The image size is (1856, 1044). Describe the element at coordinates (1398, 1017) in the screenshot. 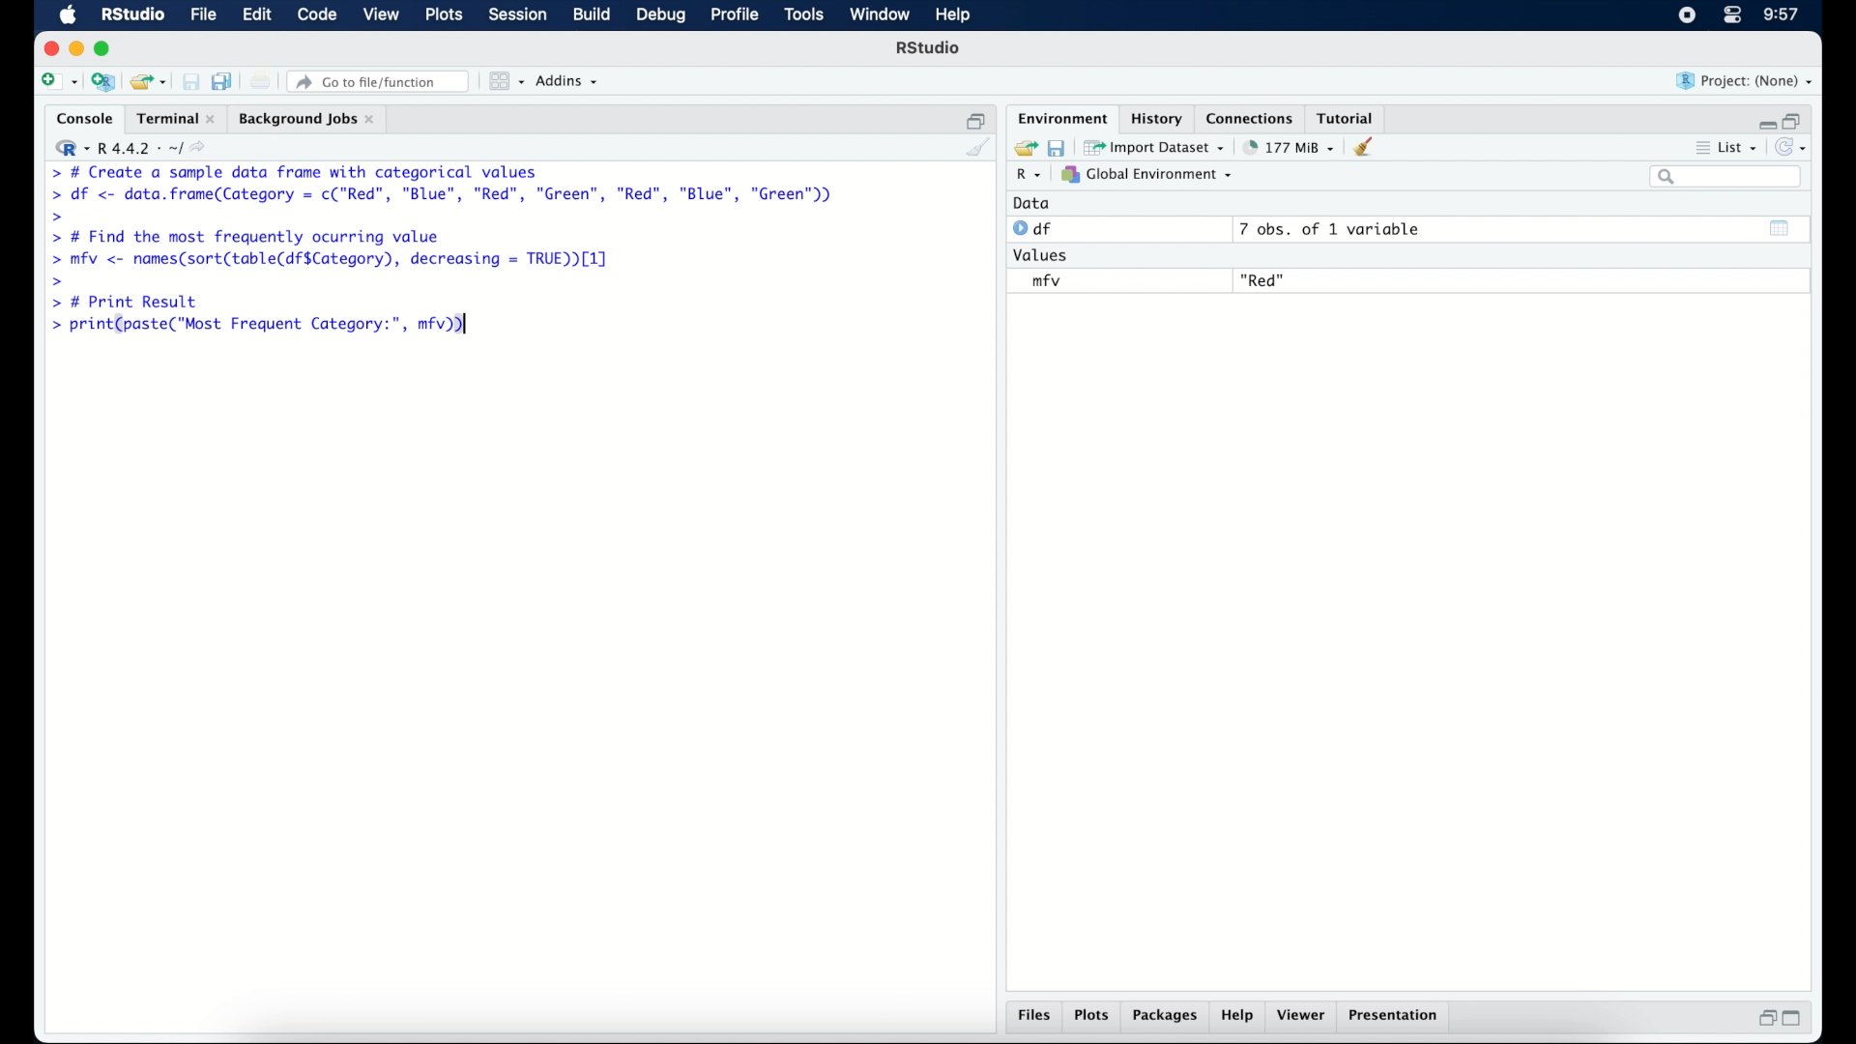

I see `presentation` at that location.